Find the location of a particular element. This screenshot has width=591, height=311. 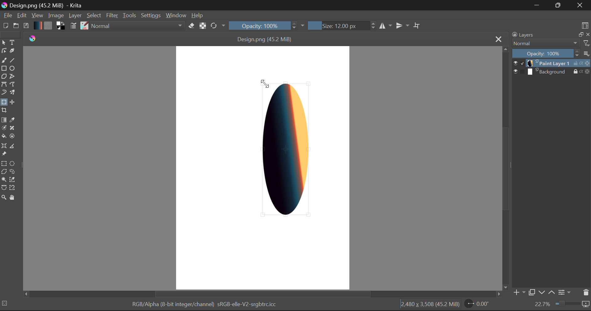

Polygon is located at coordinates (4, 77).